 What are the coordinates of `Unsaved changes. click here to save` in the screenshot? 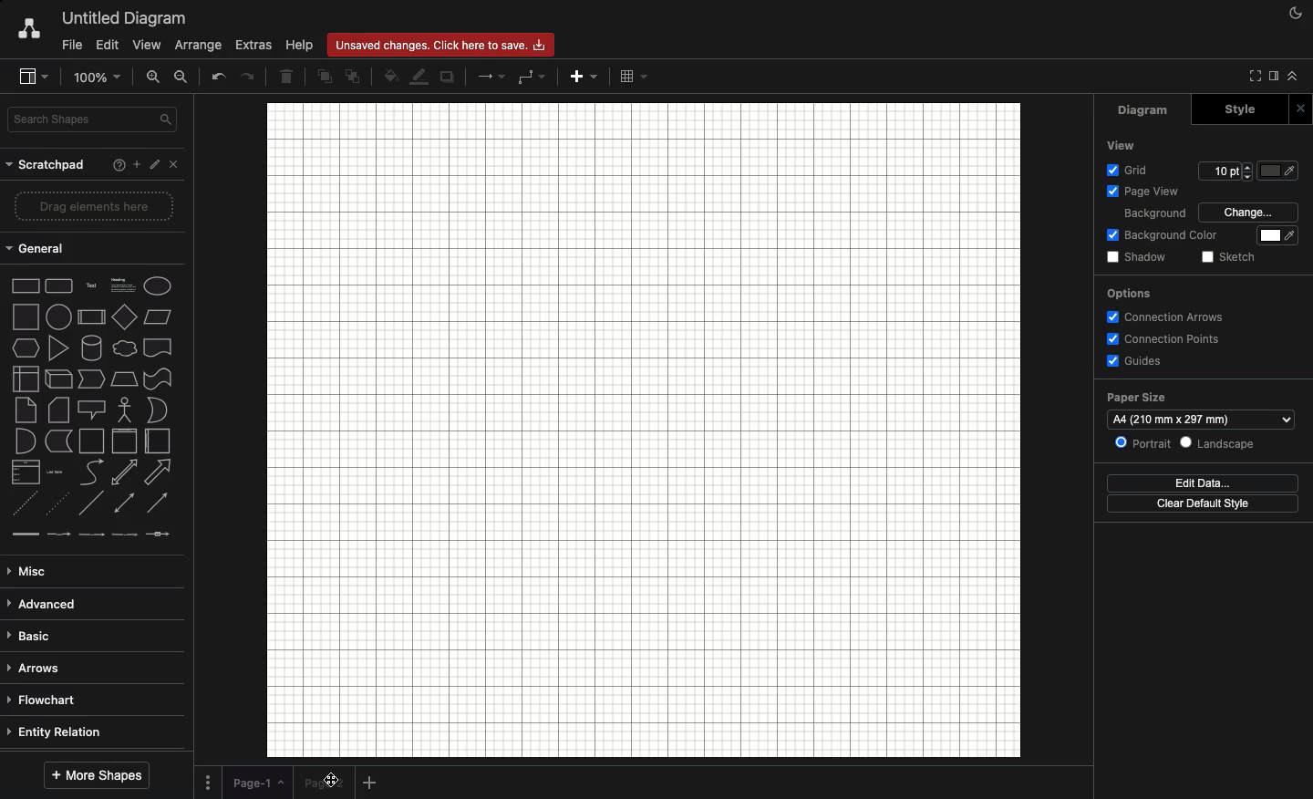 It's located at (437, 46).